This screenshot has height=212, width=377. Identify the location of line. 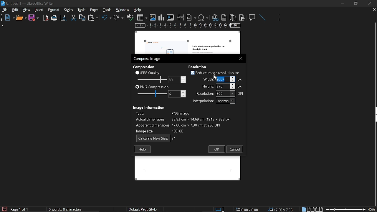
(262, 18).